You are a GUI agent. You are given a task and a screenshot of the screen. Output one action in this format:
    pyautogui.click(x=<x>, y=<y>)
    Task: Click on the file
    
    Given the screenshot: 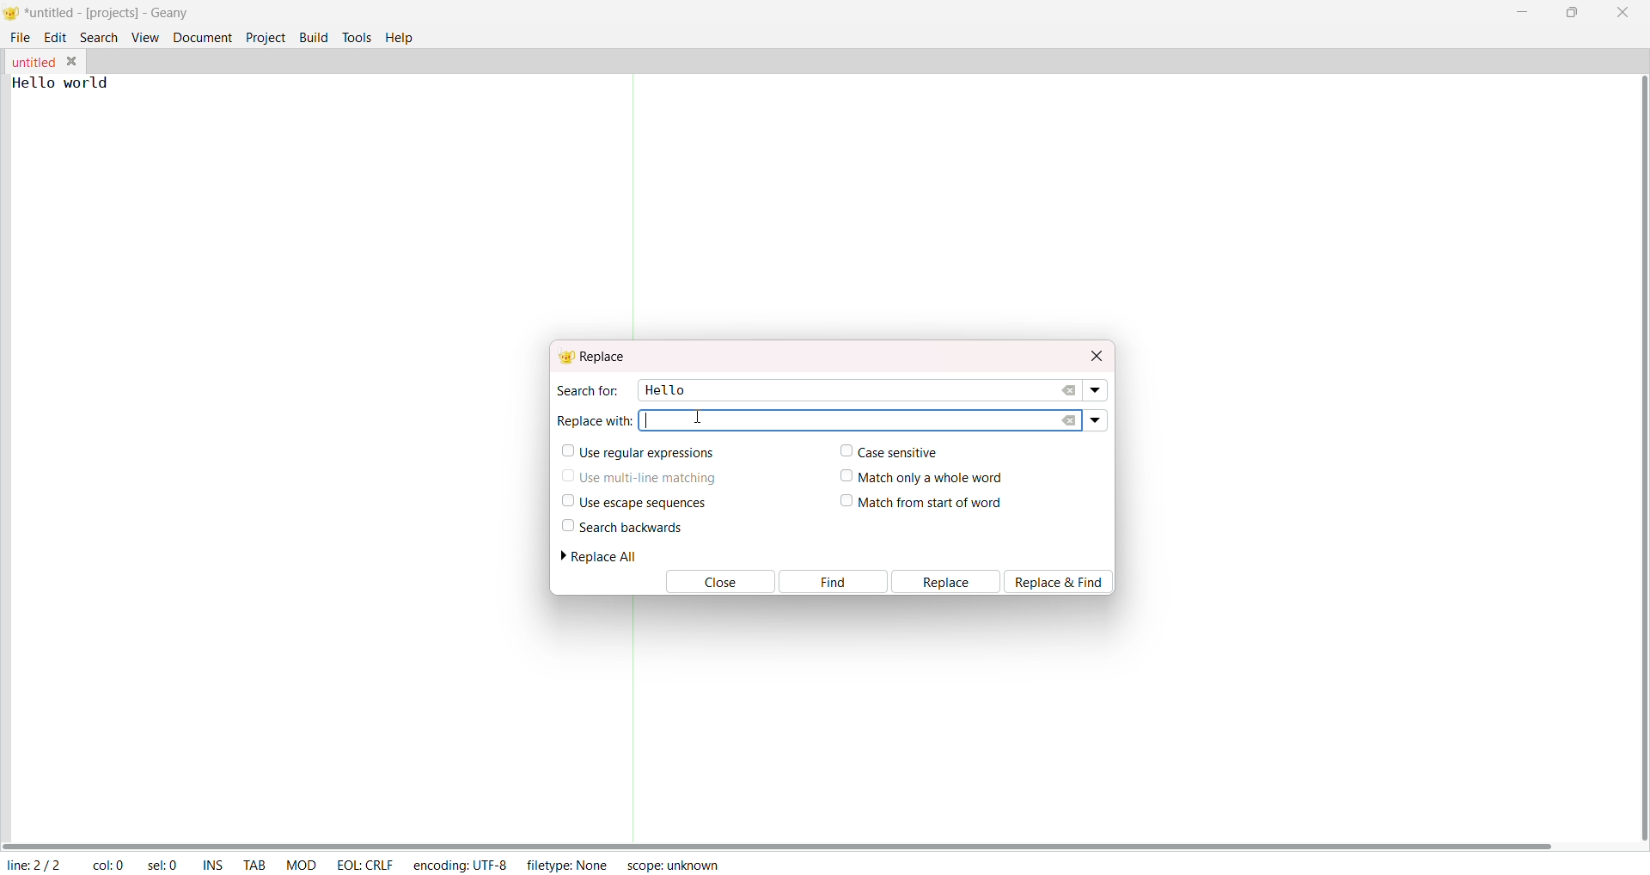 What is the action you would take?
    pyautogui.click(x=21, y=35)
    